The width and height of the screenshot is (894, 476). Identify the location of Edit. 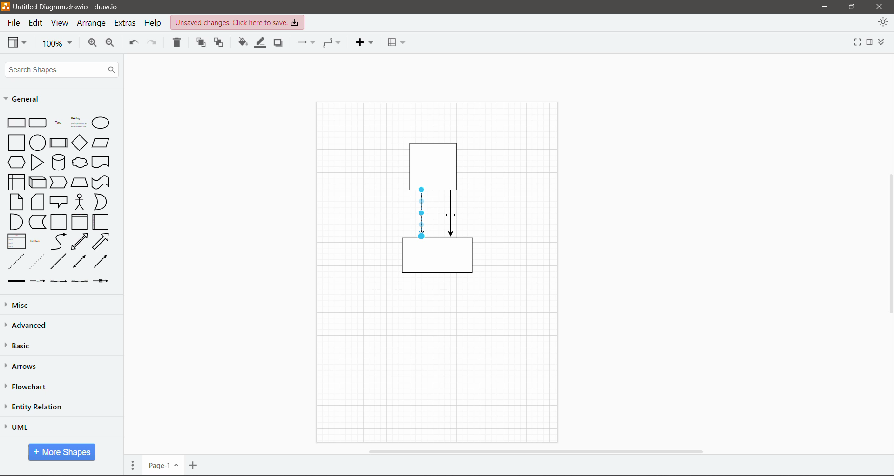
(37, 23).